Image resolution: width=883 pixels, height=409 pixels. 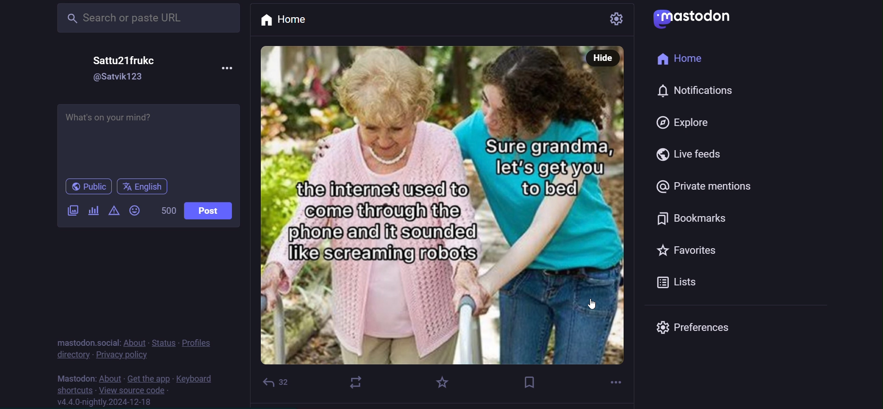 What do you see at coordinates (199, 342) in the screenshot?
I see `profiles` at bounding box center [199, 342].